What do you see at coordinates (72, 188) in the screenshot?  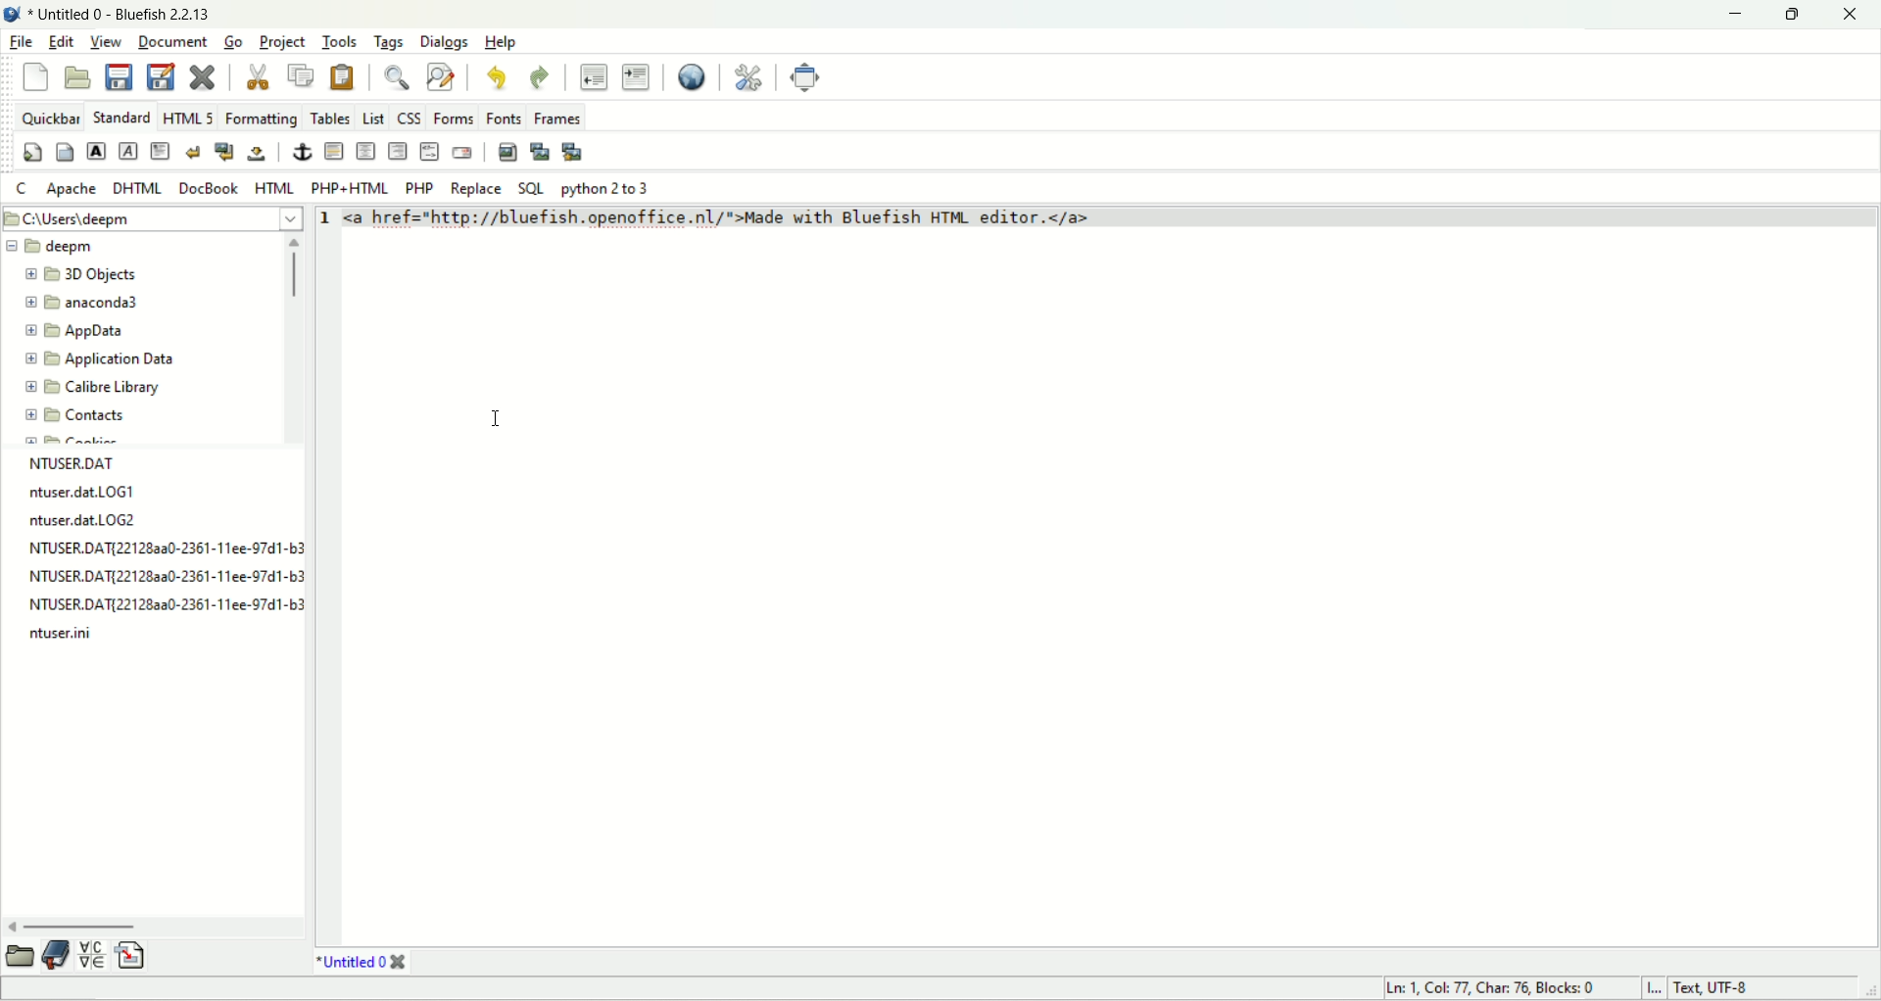 I see `APACHE` at bounding box center [72, 188].